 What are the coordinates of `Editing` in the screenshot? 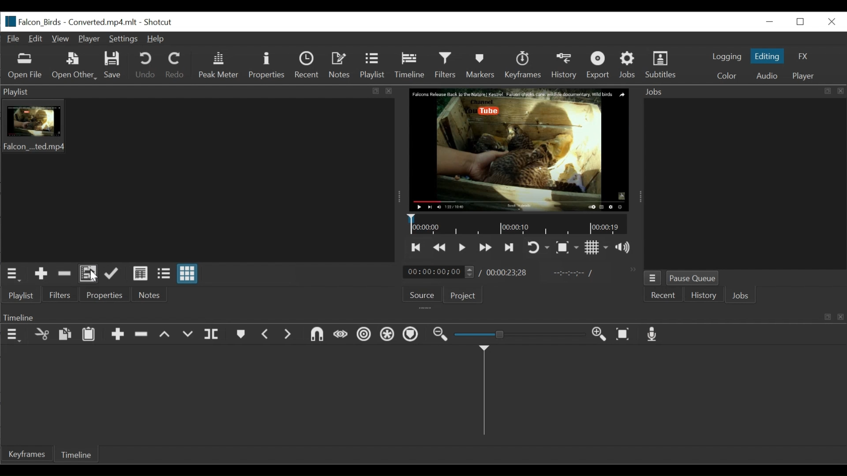 It's located at (767, 56).